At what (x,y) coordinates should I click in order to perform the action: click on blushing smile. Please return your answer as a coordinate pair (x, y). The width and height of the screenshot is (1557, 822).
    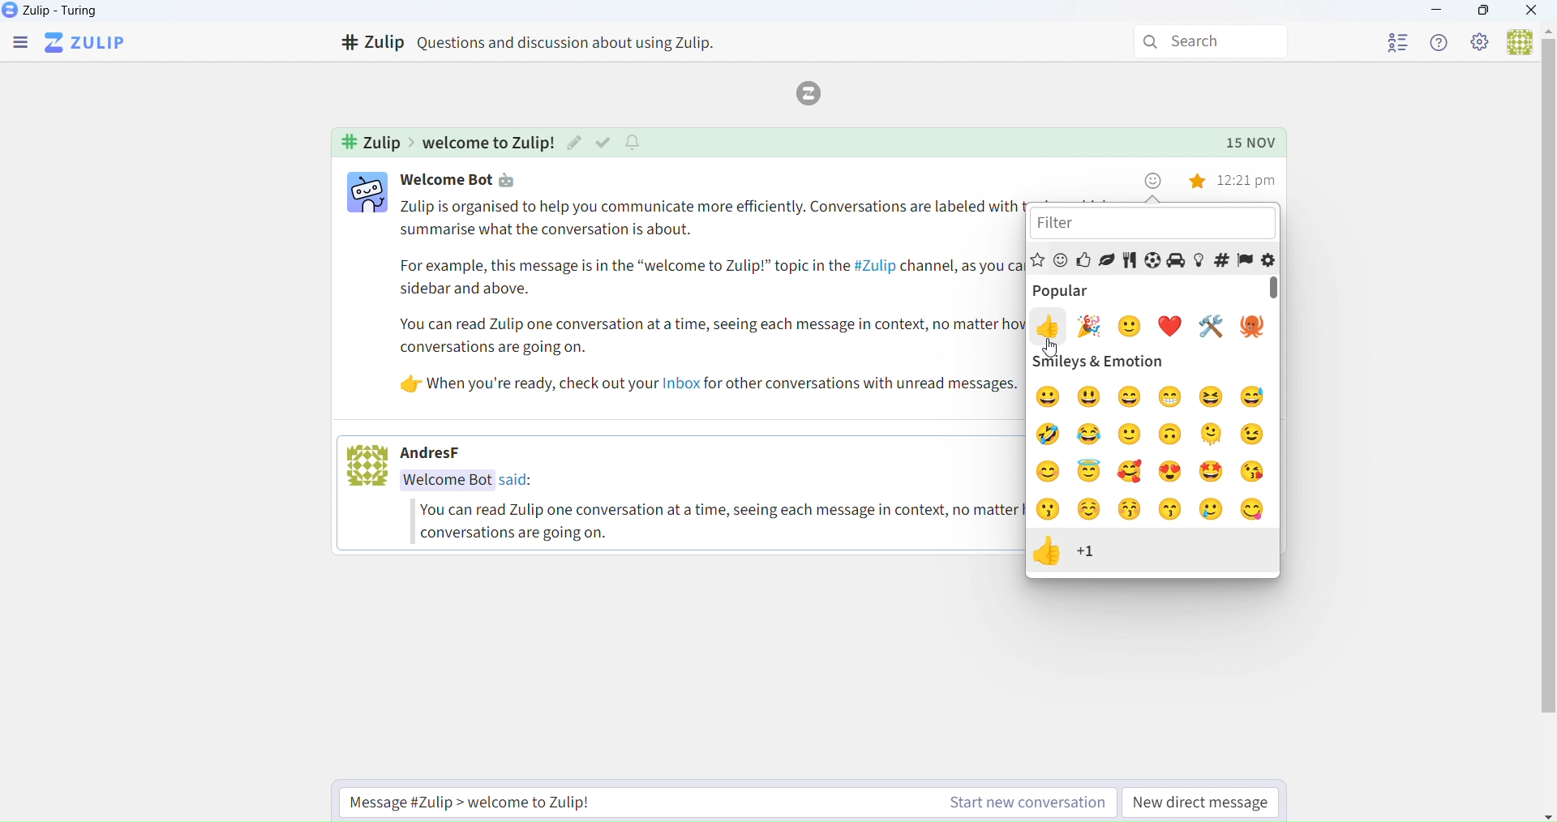
    Looking at the image, I should click on (1053, 473).